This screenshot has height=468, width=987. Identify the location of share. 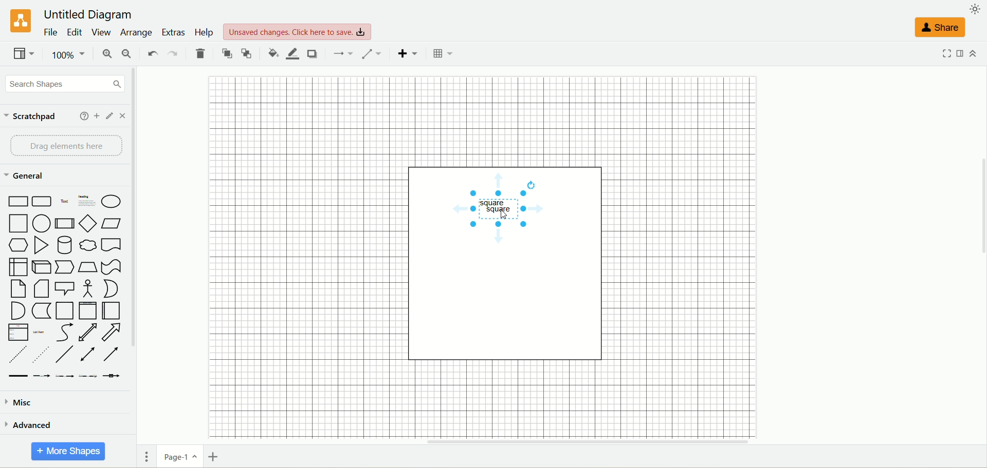
(939, 27).